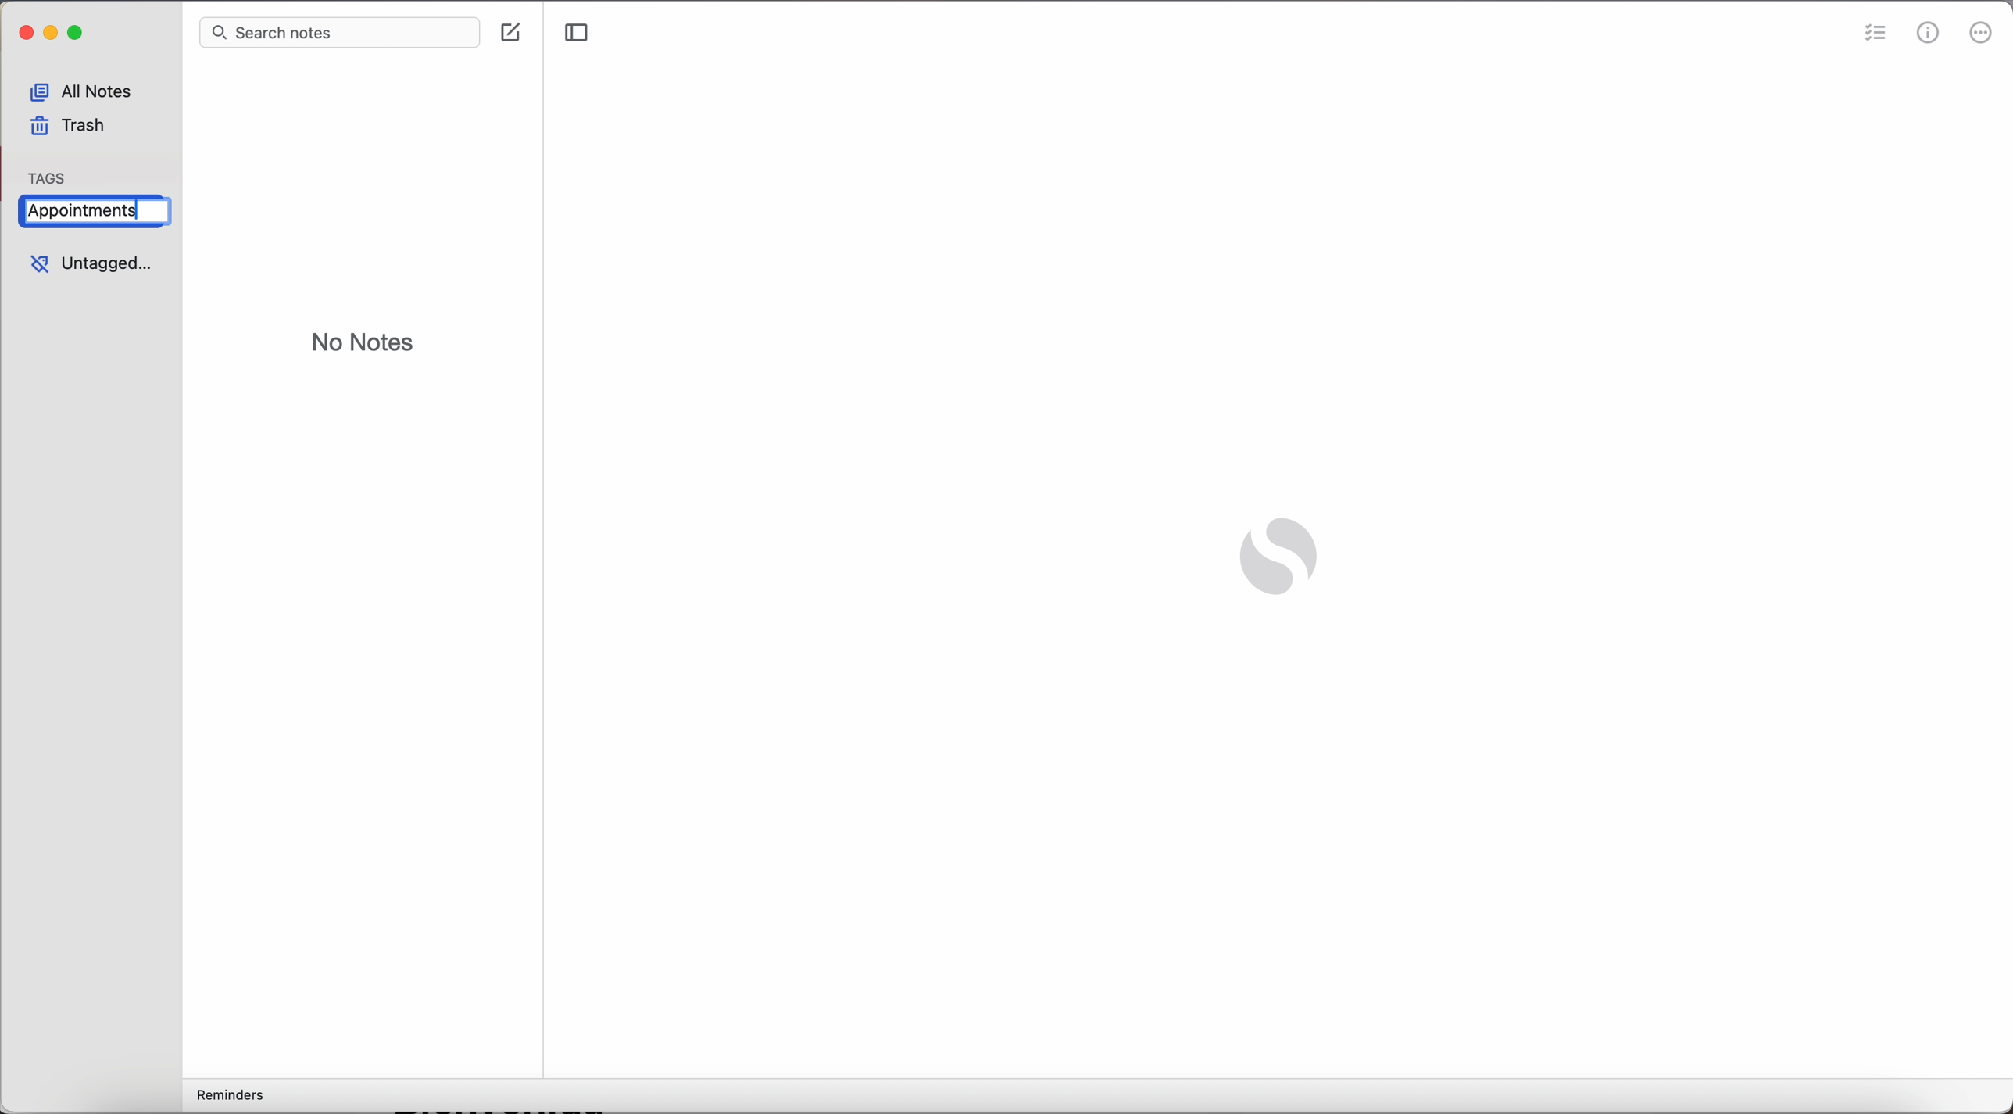 Image resolution: width=2013 pixels, height=1114 pixels. What do you see at coordinates (50, 173) in the screenshot?
I see `tag` at bounding box center [50, 173].